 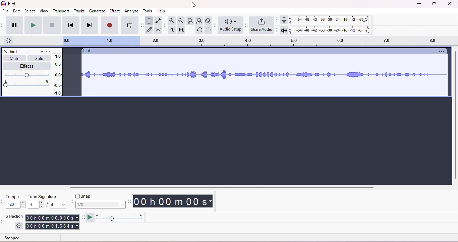 What do you see at coordinates (181, 21) in the screenshot?
I see `zoom in` at bounding box center [181, 21].